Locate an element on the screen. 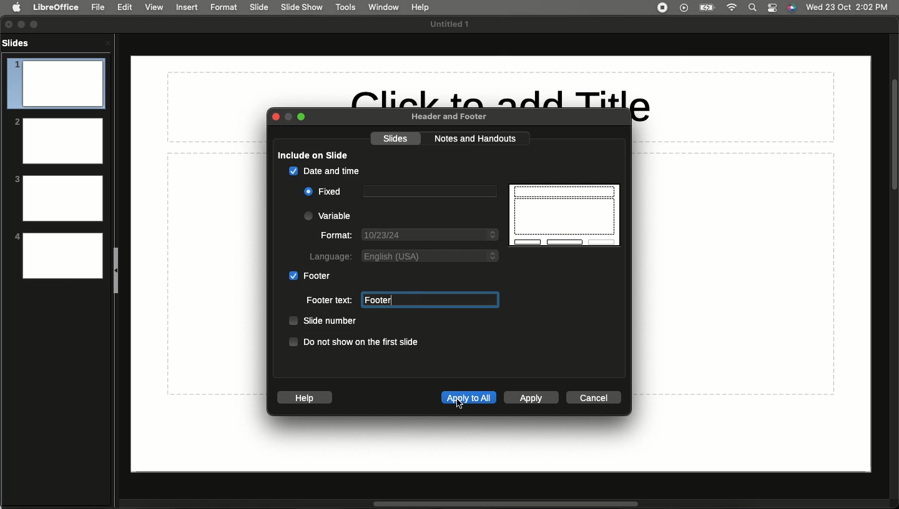 The height and width of the screenshot is (509, 899). Format is located at coordinates (337, 234).